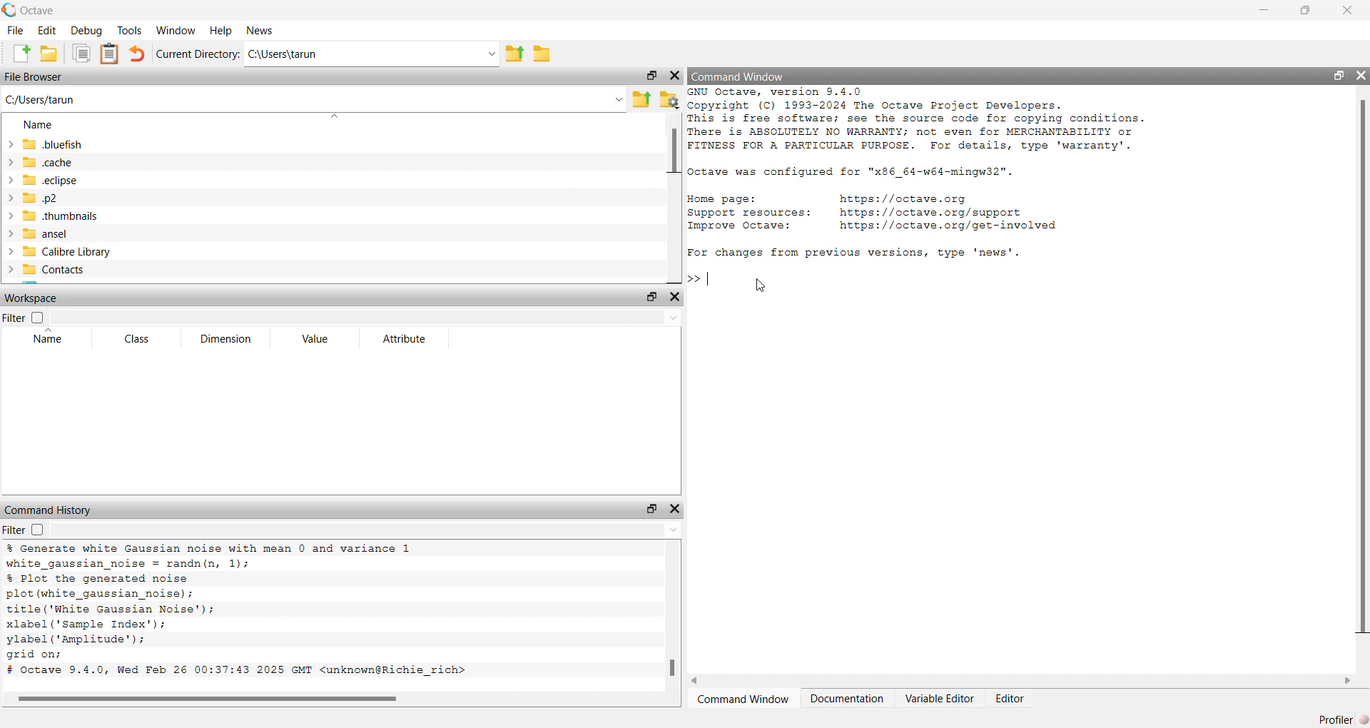 The height and width of the screenshot is (728, 1370). I want to click on horizontal scroll bar, so click(1023, 680).